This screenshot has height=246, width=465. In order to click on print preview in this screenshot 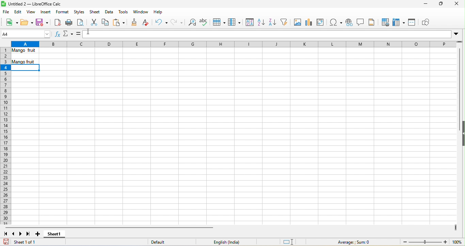, I will do `click(81, 22)`.